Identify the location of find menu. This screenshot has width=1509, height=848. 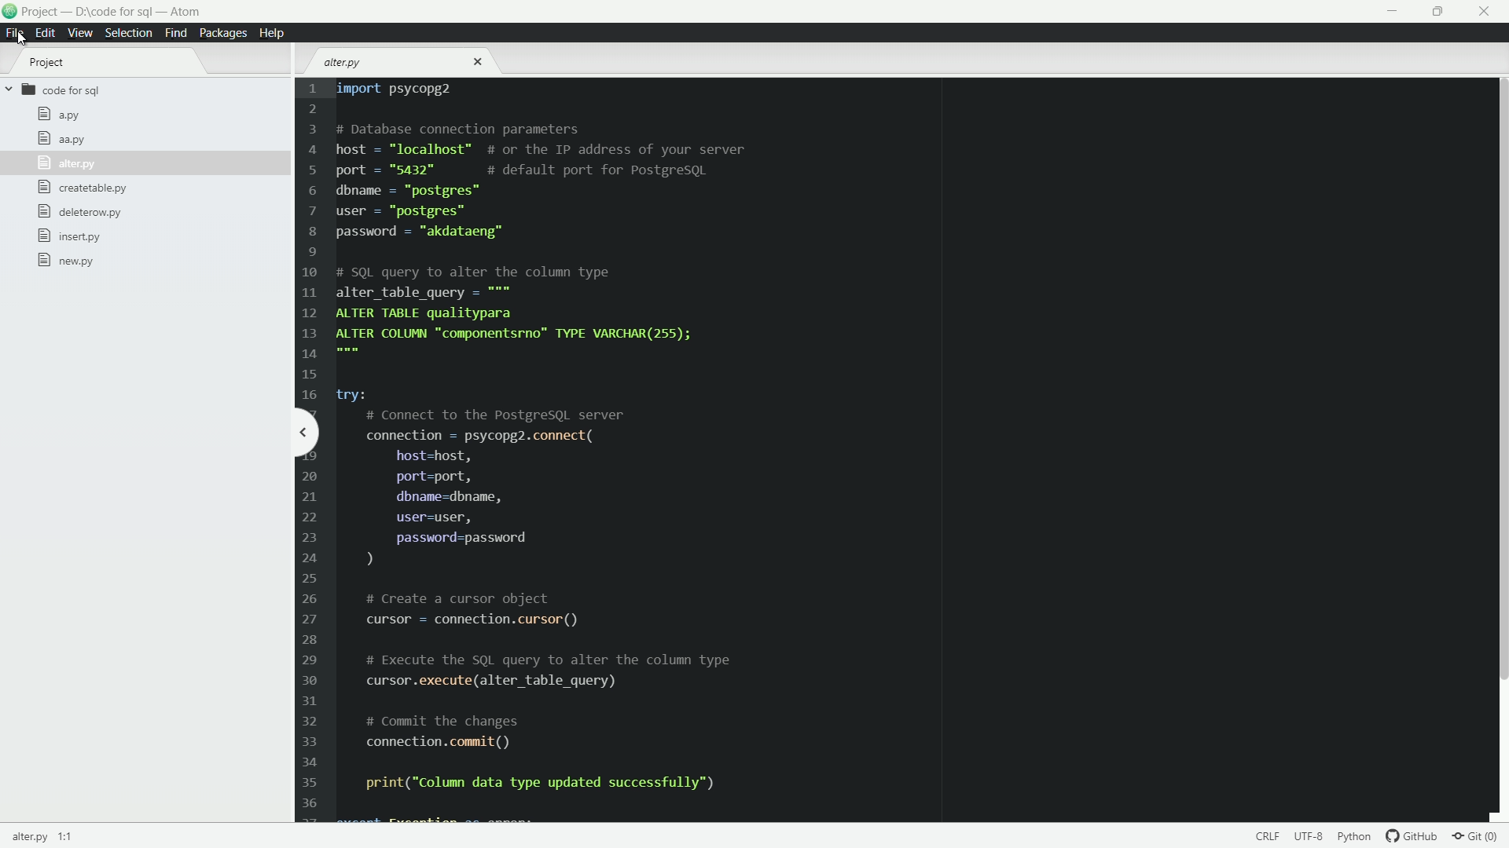
(174, 32).